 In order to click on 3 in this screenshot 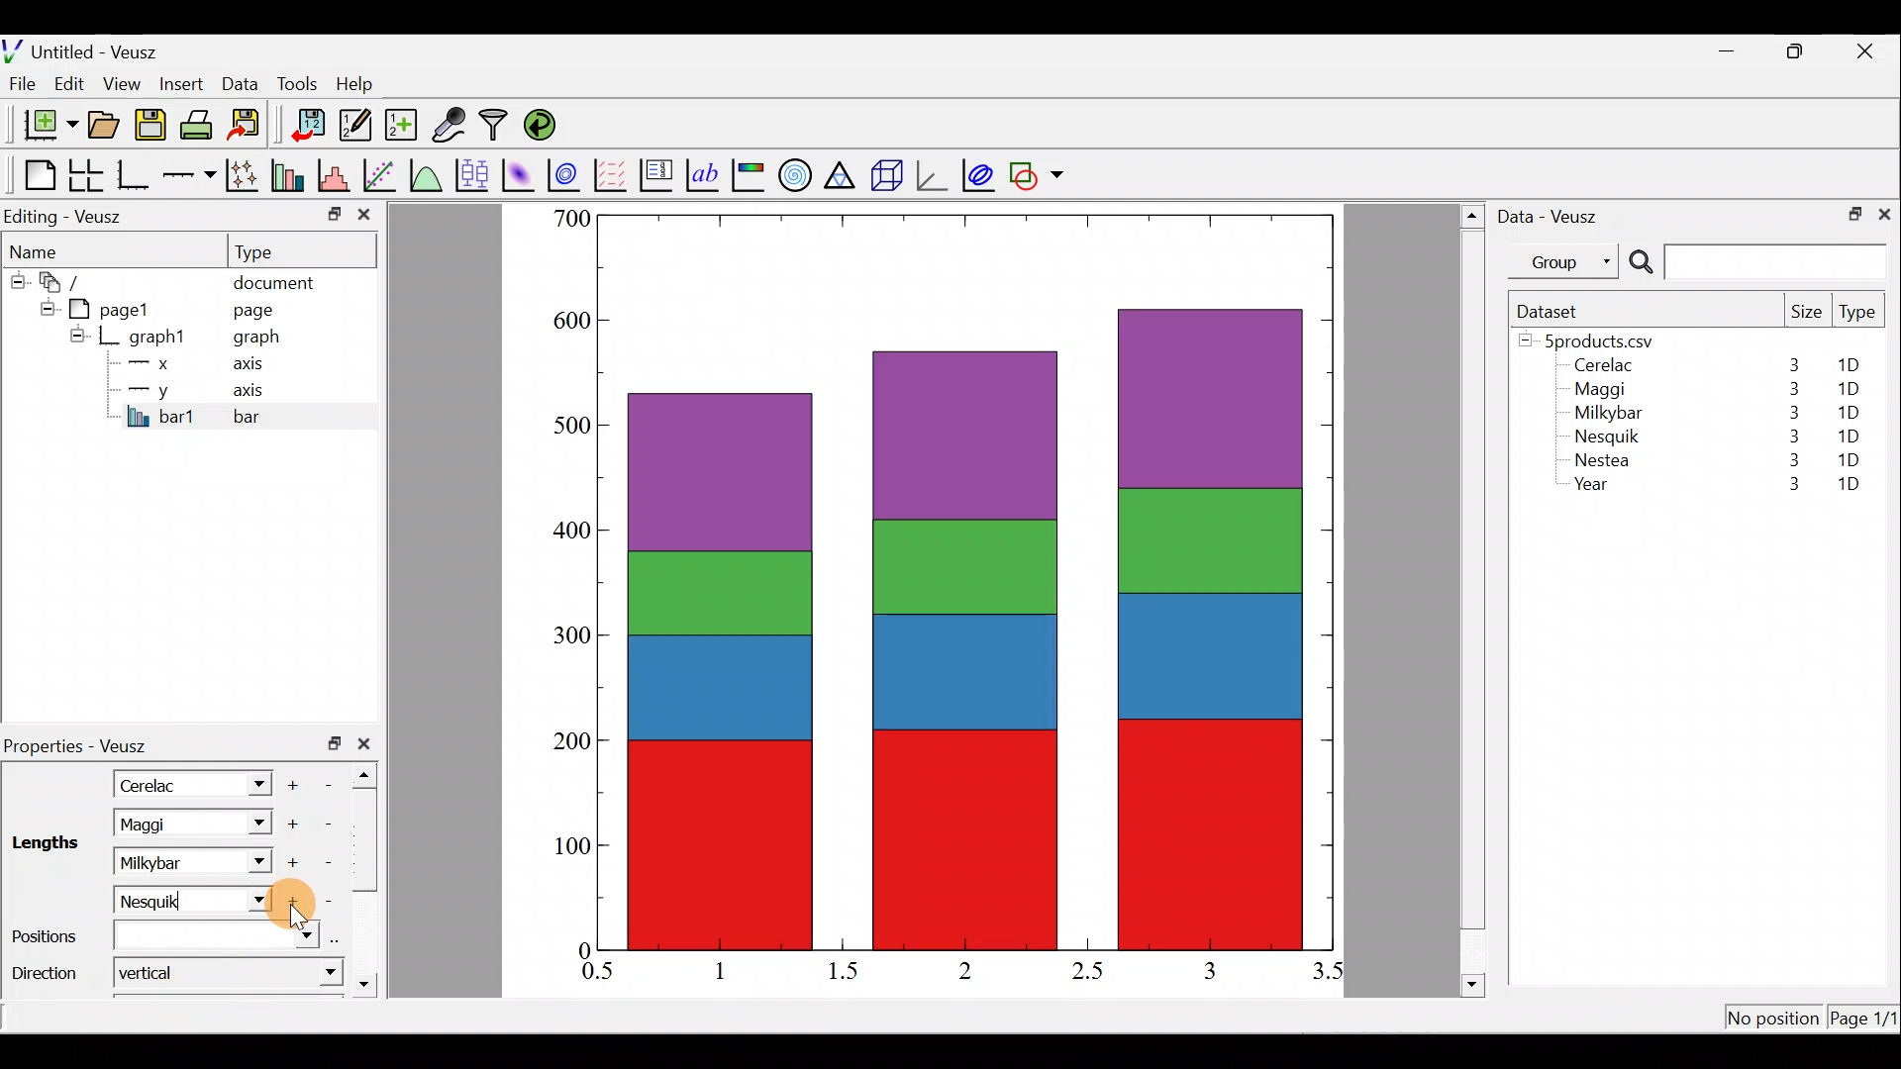, I will do `click(1792, 364)`.